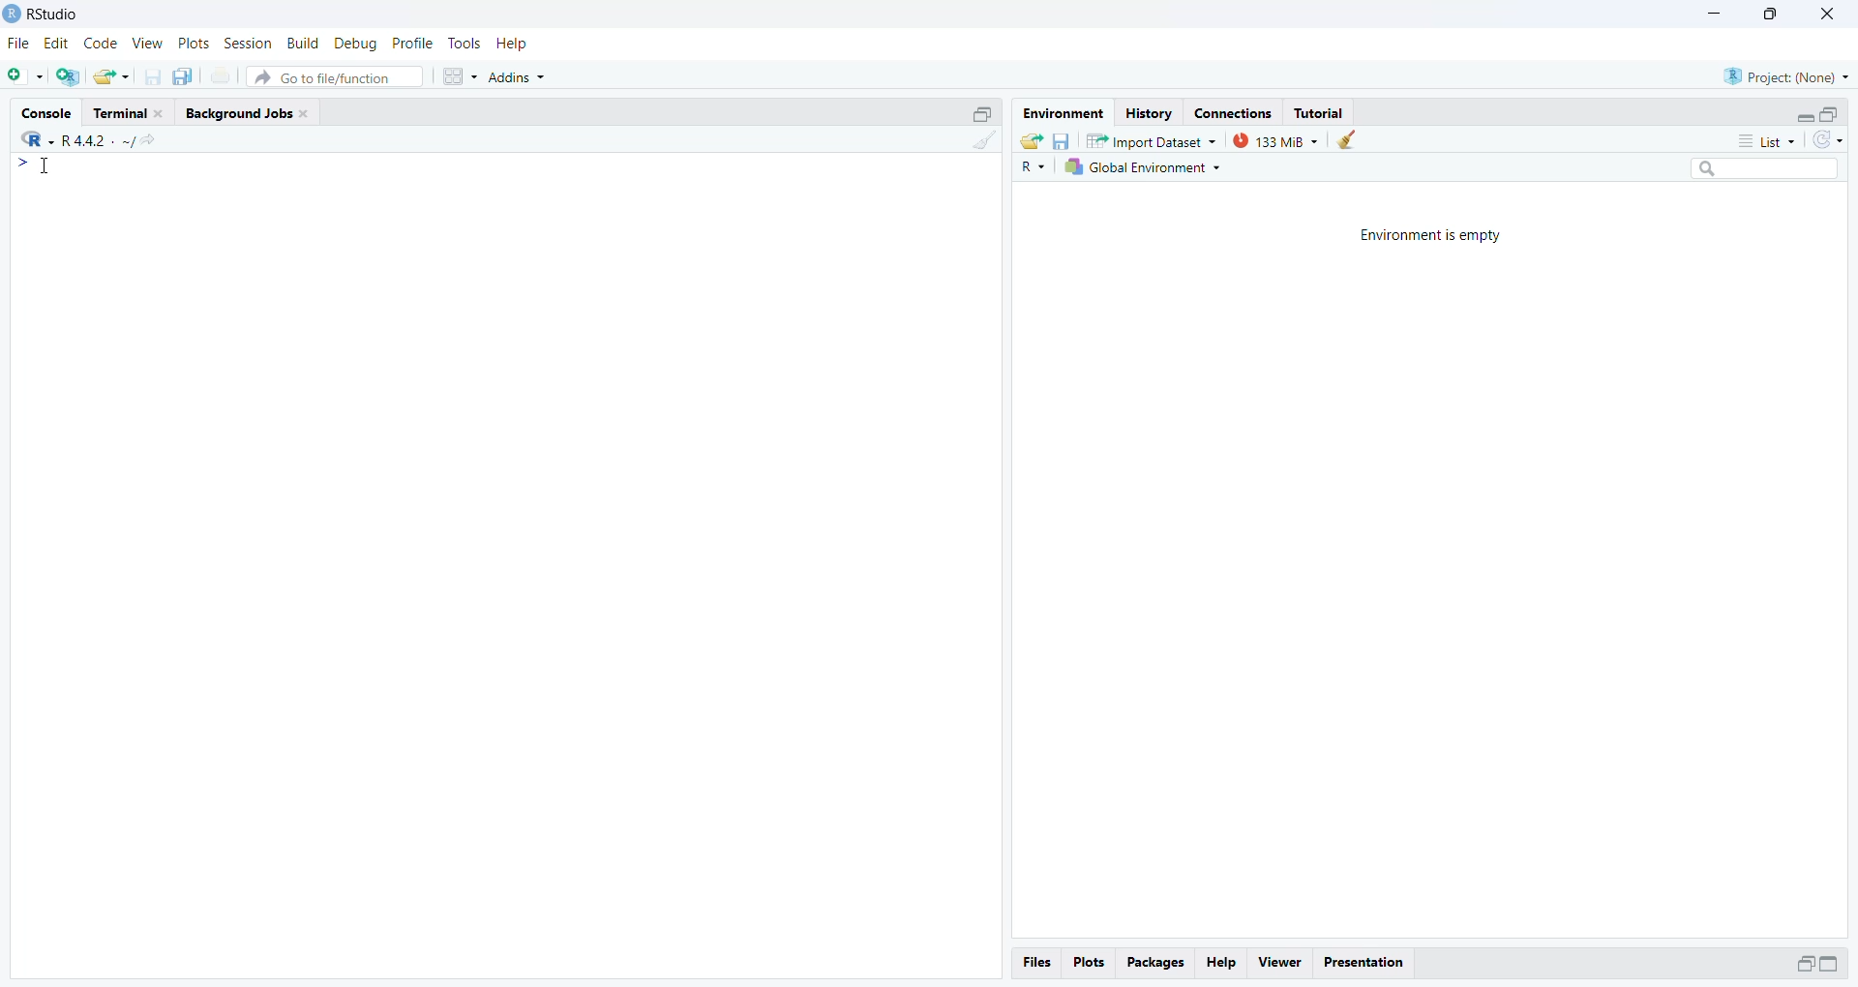  I want to click on Tutorial, so click(1317, 113).